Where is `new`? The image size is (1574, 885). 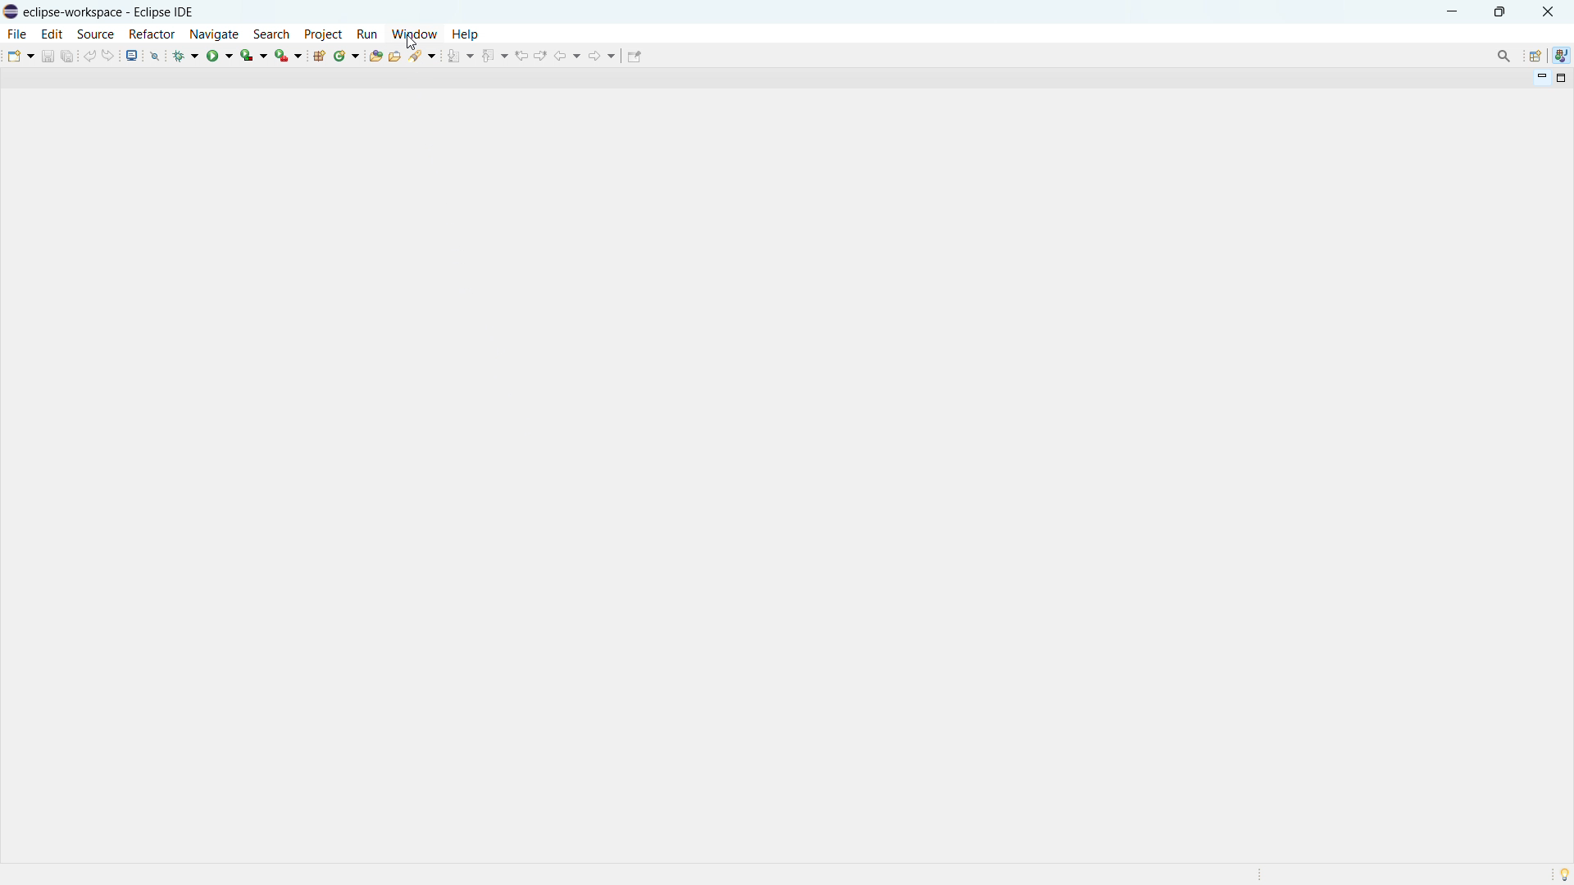
new is located at coordinates (19, 55).